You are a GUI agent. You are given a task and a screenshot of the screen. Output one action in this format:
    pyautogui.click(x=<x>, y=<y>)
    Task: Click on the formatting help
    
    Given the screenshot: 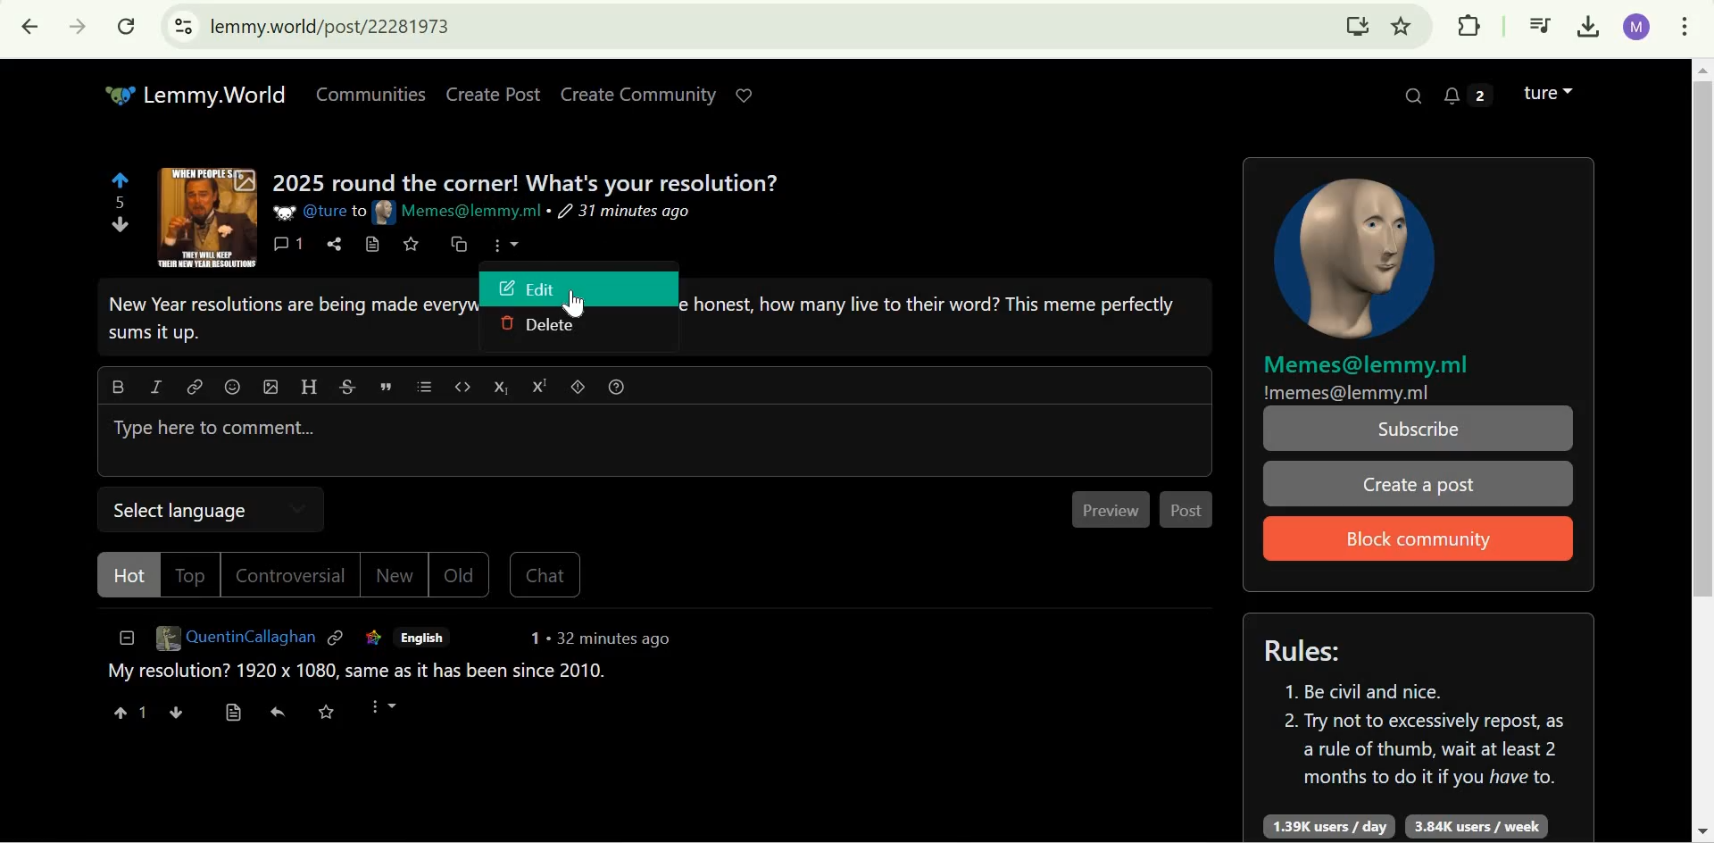 What is the action you would take?
    pyautogui.click(x=618, y=384)
    